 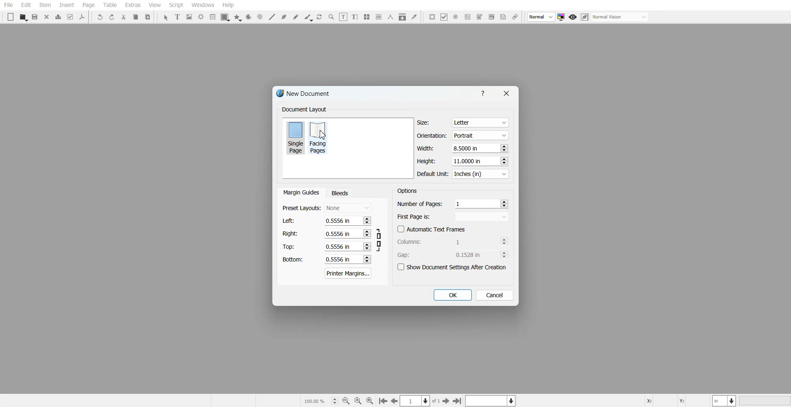 What do you see at coordinates (331, 17) in the screenshot?
I see `Zoom in or Out` at bounding box center [331, 17].